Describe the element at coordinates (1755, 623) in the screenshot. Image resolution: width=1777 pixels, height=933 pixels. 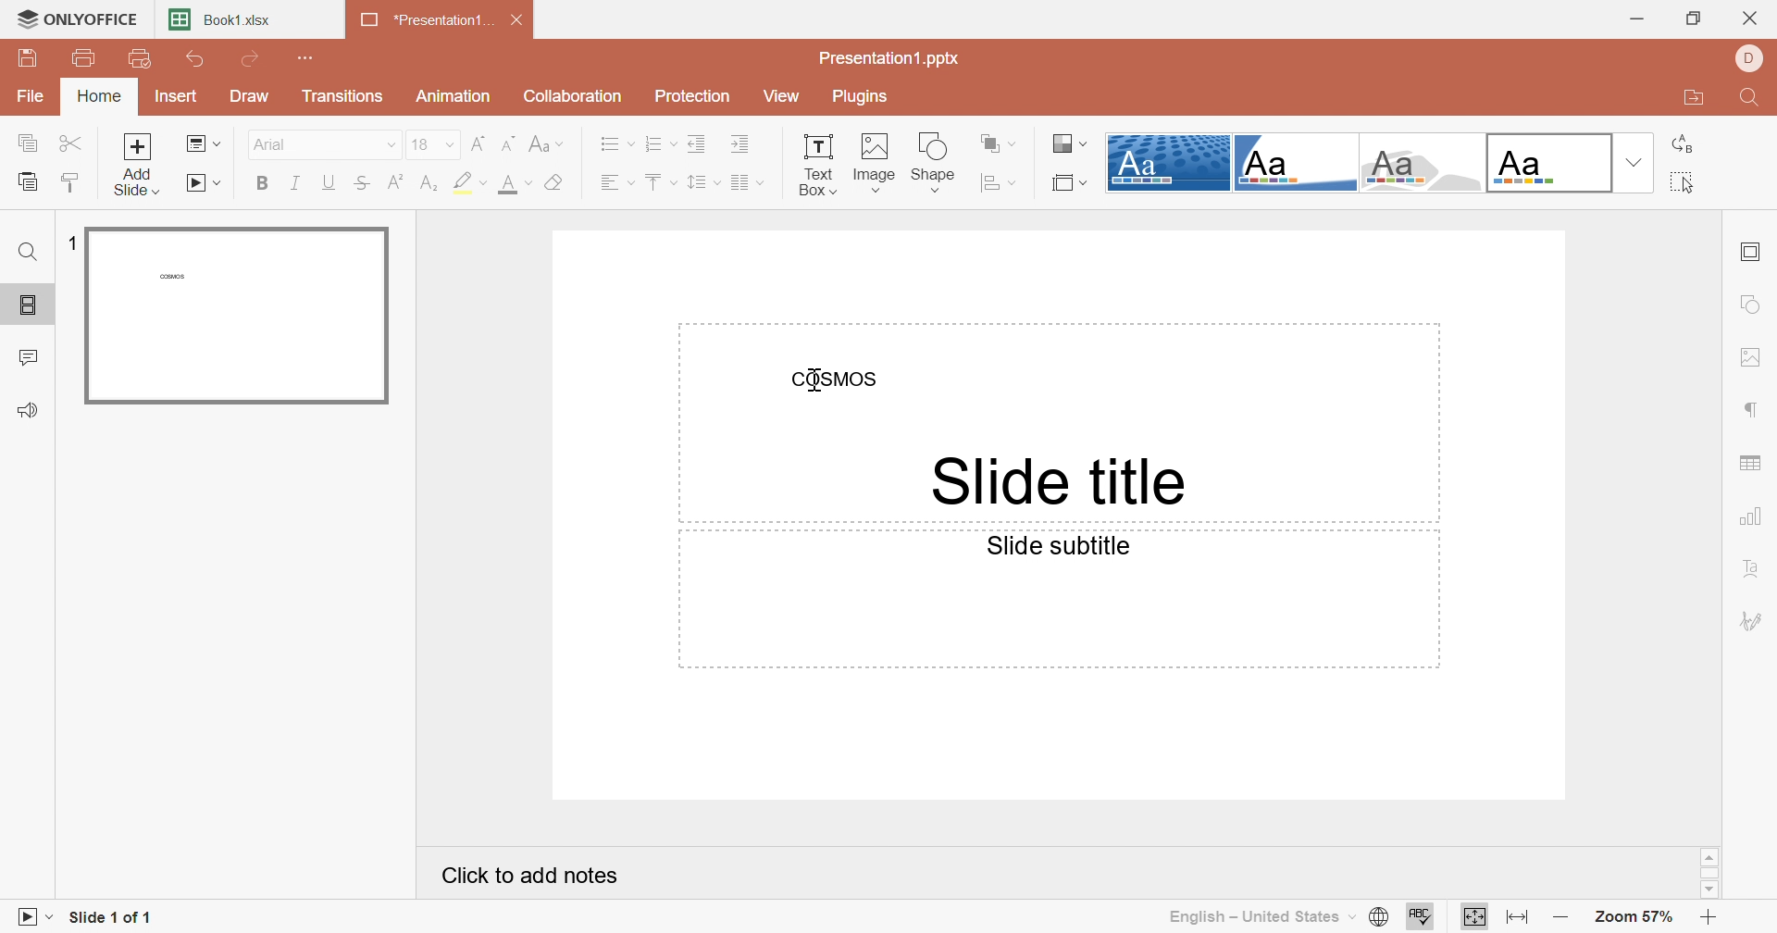
I see `Signature settings` at that location.